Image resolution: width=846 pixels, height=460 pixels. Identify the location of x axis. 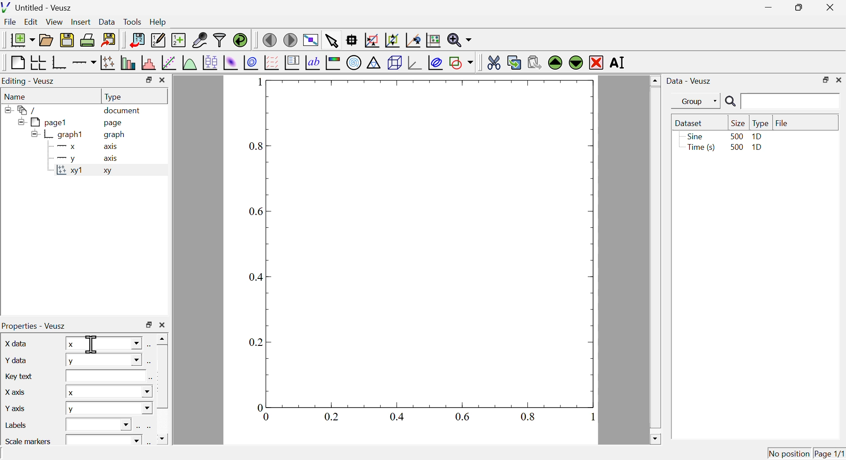
(15, 391).